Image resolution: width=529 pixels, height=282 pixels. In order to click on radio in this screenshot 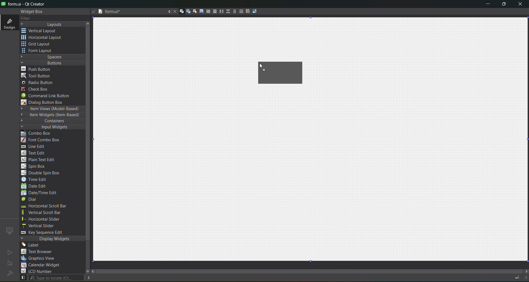, I will do `click(39, 83)`.